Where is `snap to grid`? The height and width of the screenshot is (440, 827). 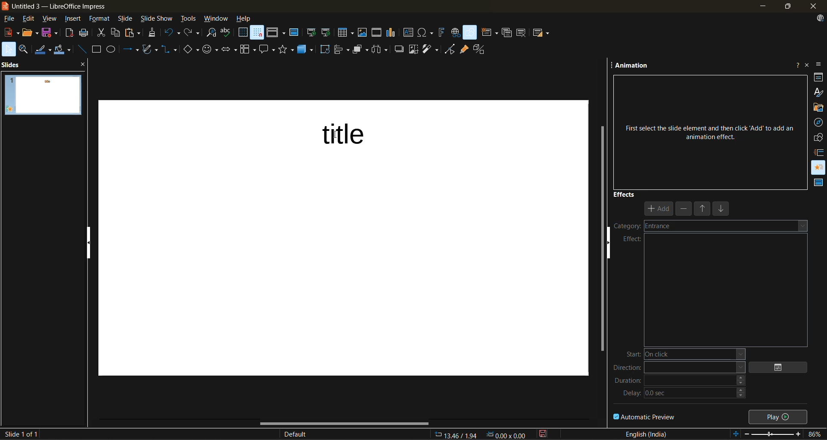
snap to grid is located at coordinates (258, 32).